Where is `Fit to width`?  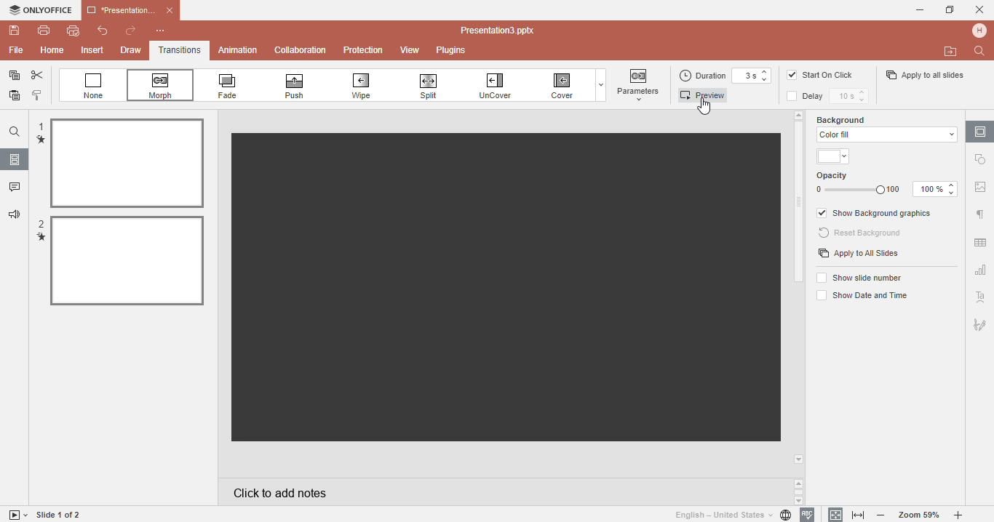 Fit to width is located at coordinates (859, 515).